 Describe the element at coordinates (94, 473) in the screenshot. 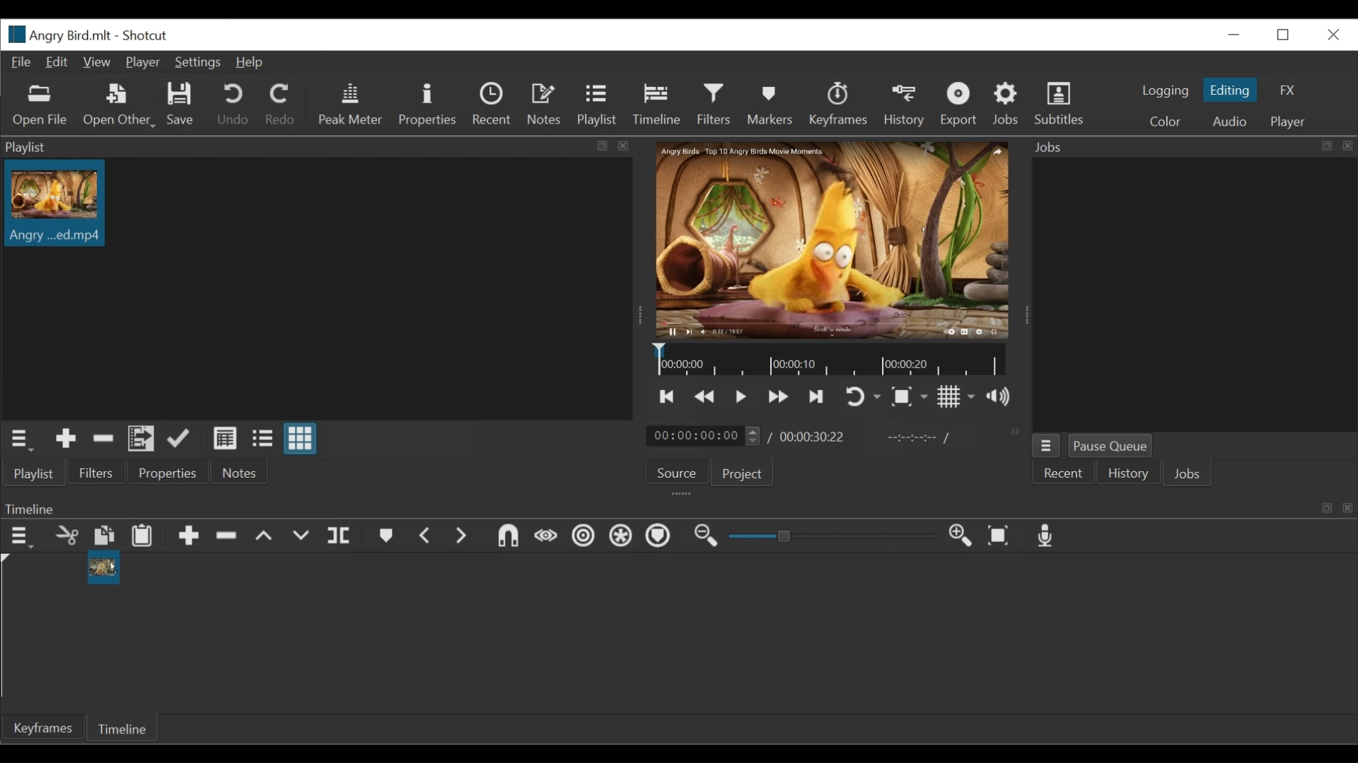

I see `Filters` at that location.